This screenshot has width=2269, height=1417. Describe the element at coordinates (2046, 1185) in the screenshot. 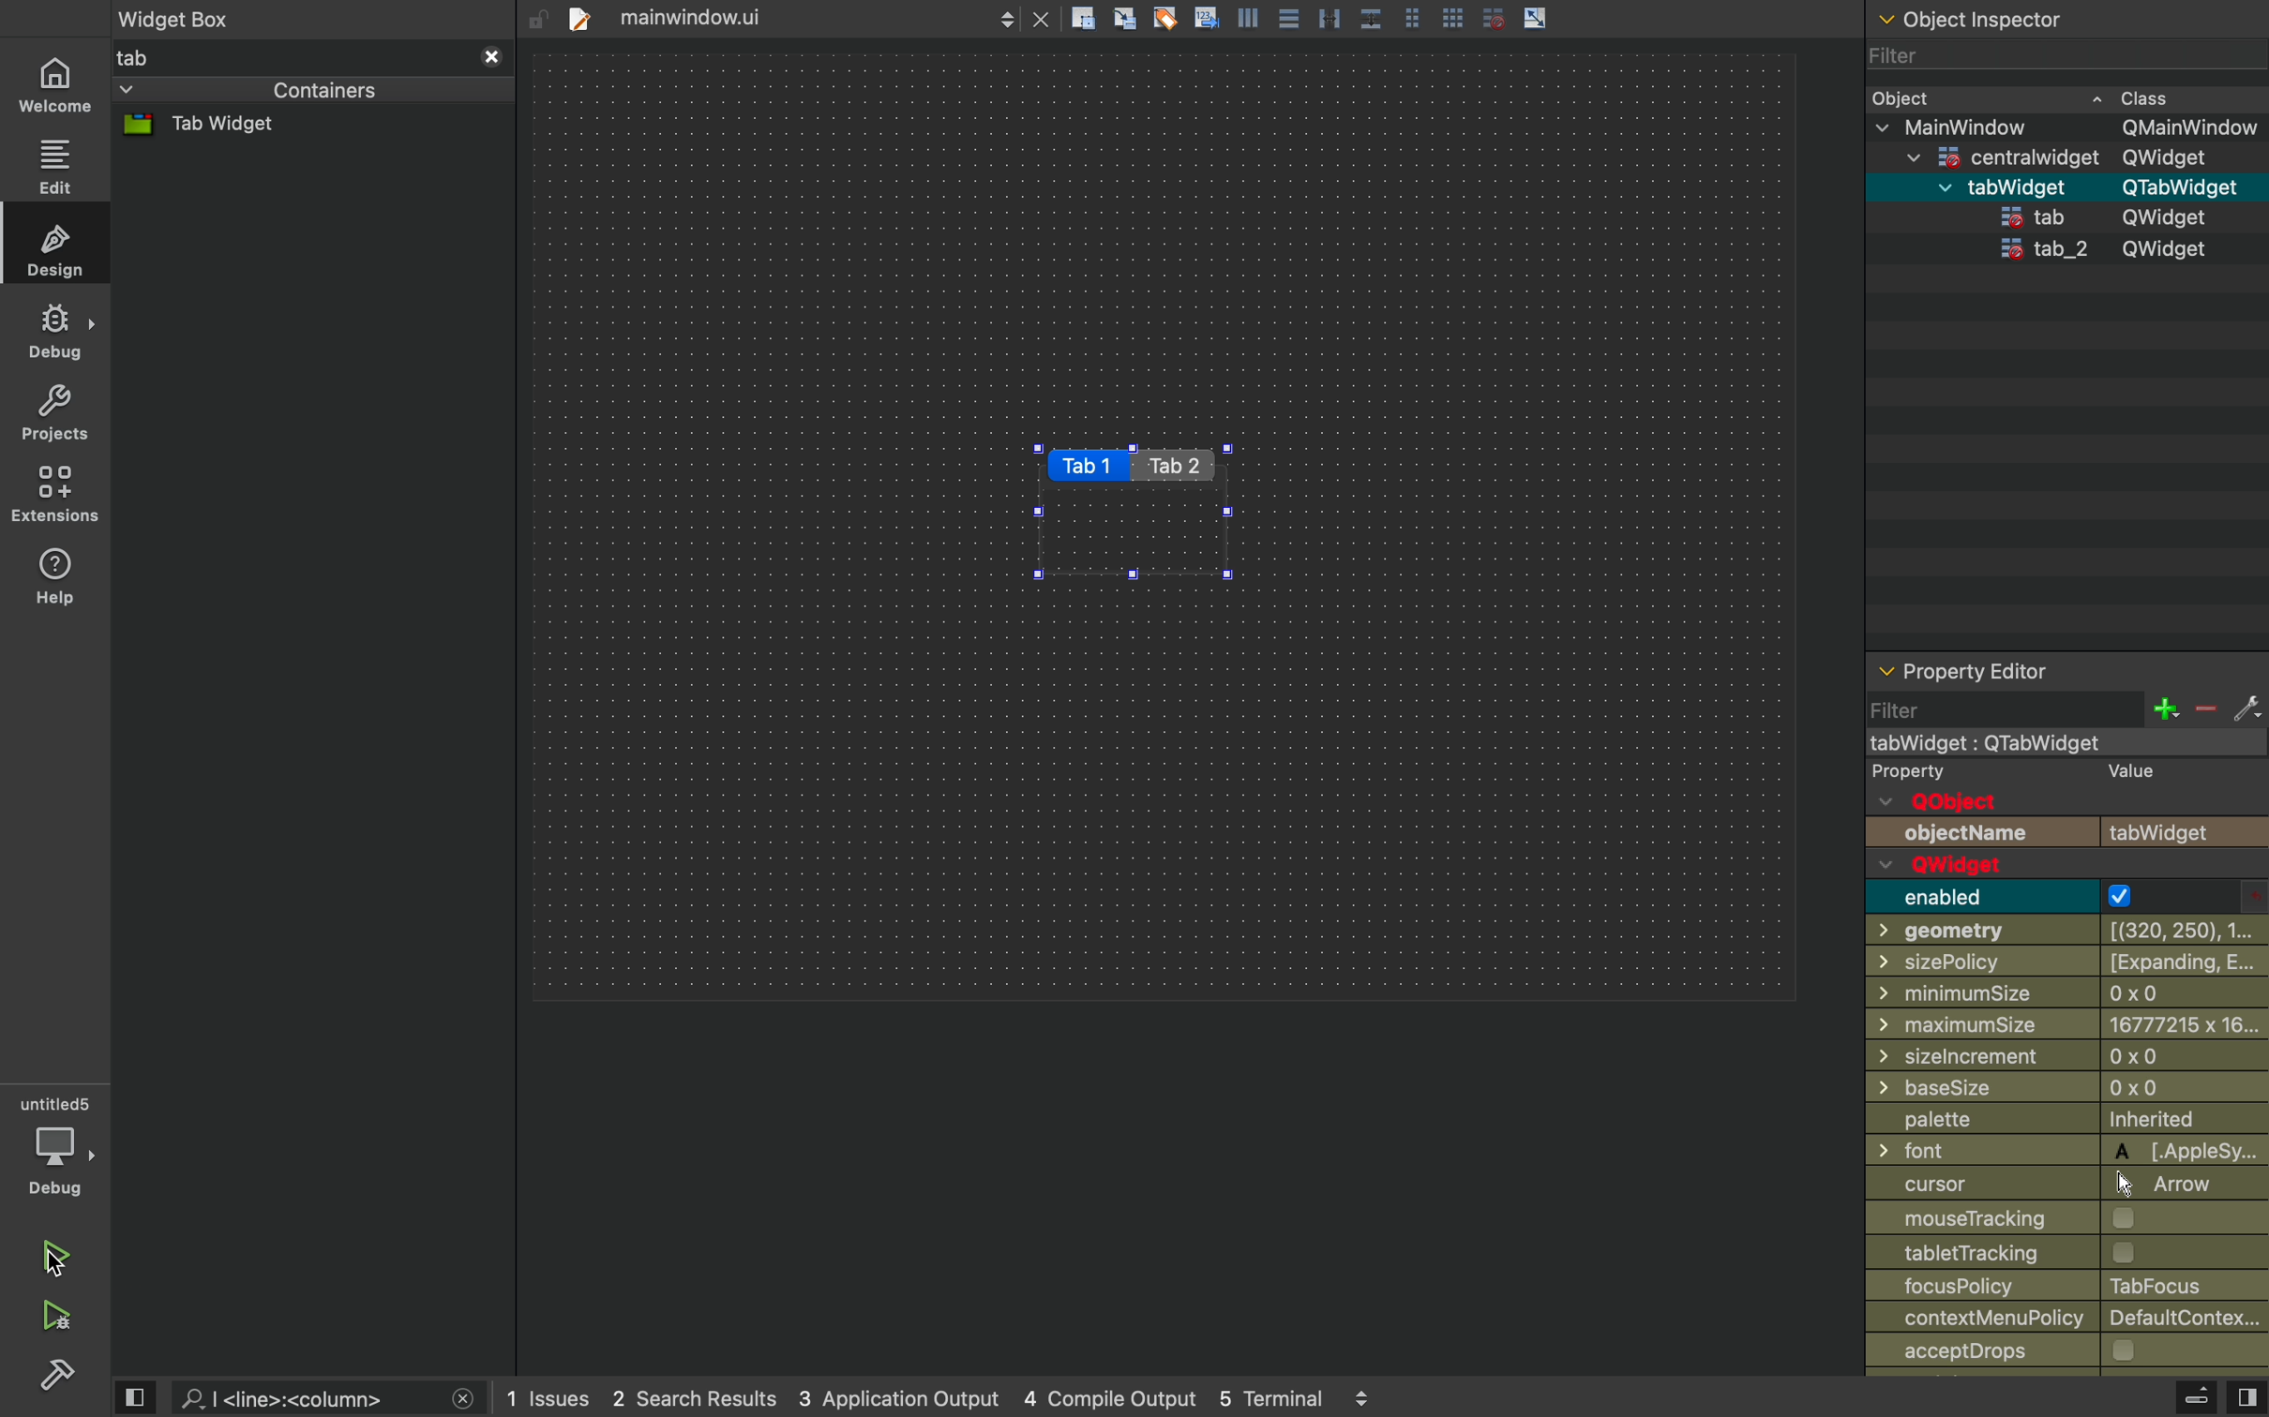

I see `cursor` at that location.